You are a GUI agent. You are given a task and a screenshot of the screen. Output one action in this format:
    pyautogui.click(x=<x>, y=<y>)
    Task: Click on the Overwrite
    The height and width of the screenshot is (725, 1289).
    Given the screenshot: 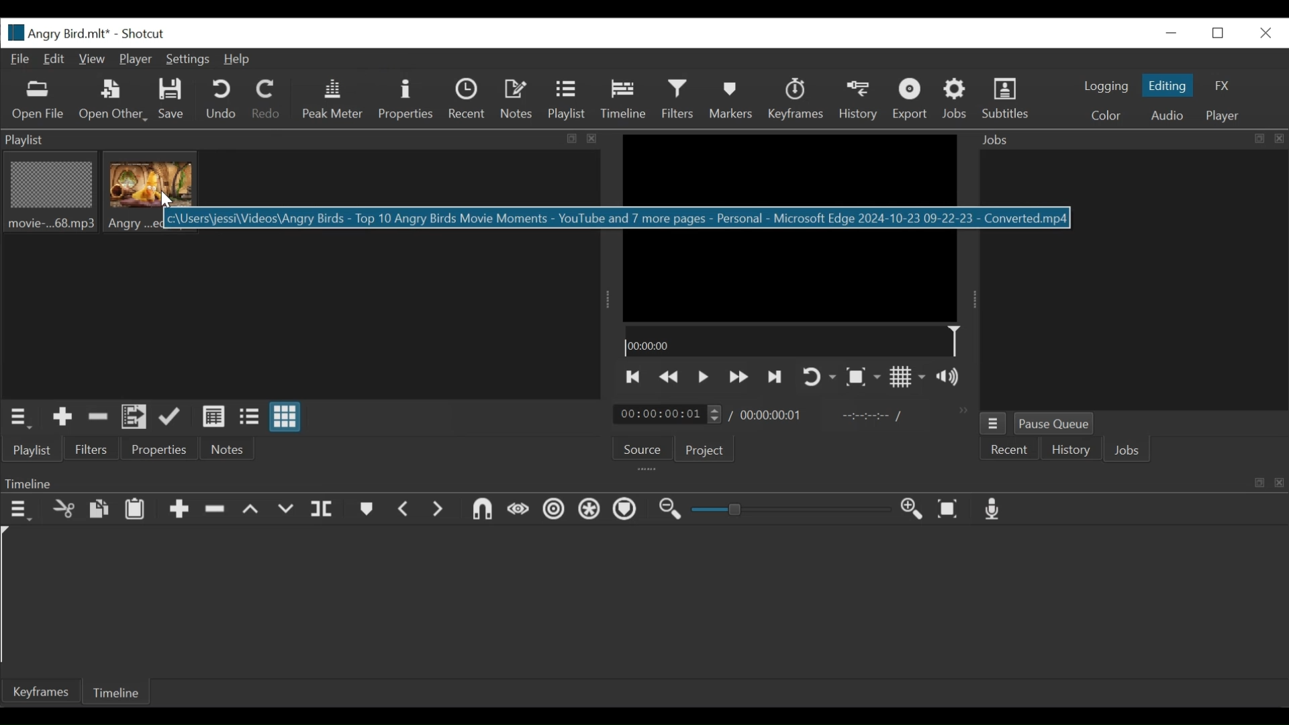 What is the action you would take?
    pyautogui.click(x=287, y=510)
    